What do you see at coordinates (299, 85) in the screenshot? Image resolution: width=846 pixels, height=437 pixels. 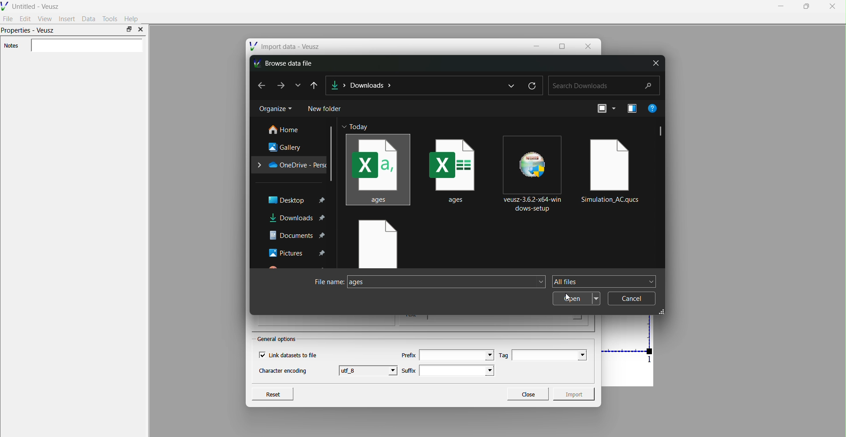 I see `recent` at bounding box center [299, 85].